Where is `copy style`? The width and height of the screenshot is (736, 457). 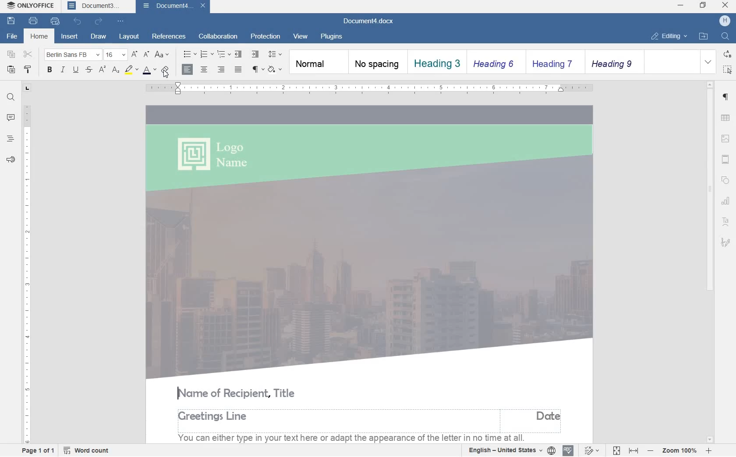
copy style is located at coordinates (28, 70).